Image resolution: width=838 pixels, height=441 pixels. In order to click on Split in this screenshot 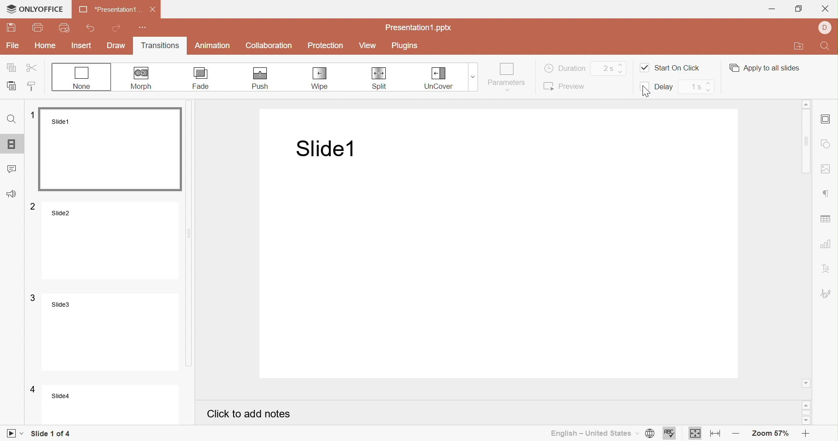, I will do `click(379, 78)`.